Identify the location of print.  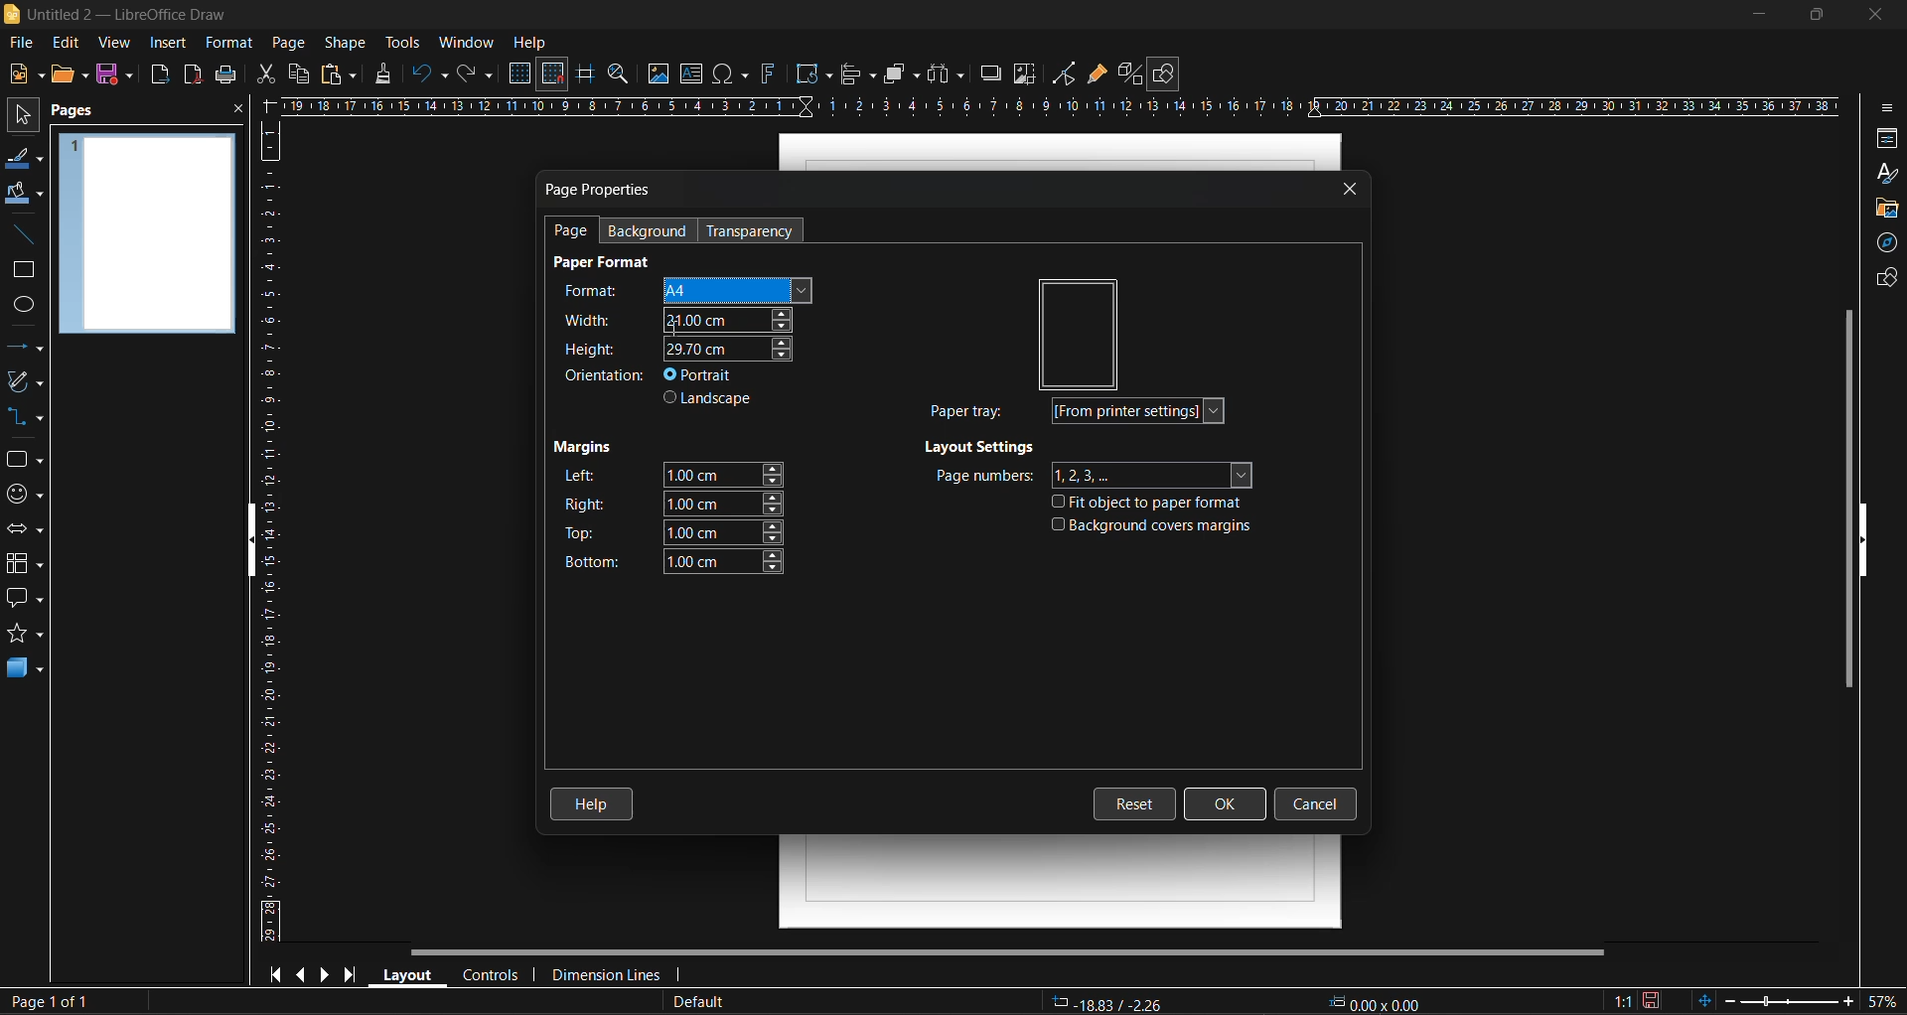
(227, 75).